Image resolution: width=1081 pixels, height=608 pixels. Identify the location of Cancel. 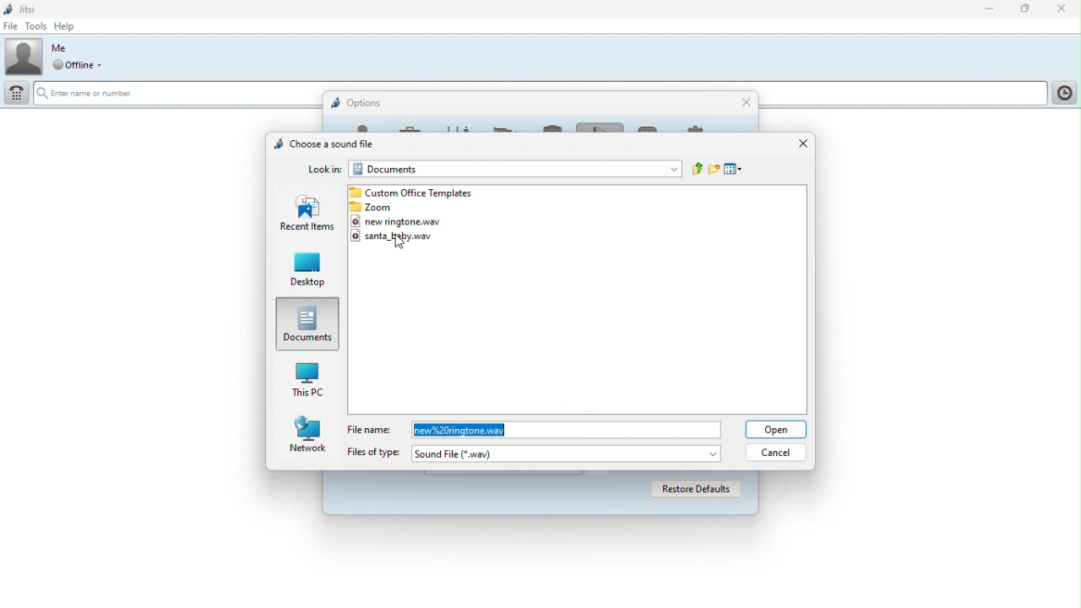
(779, 452).